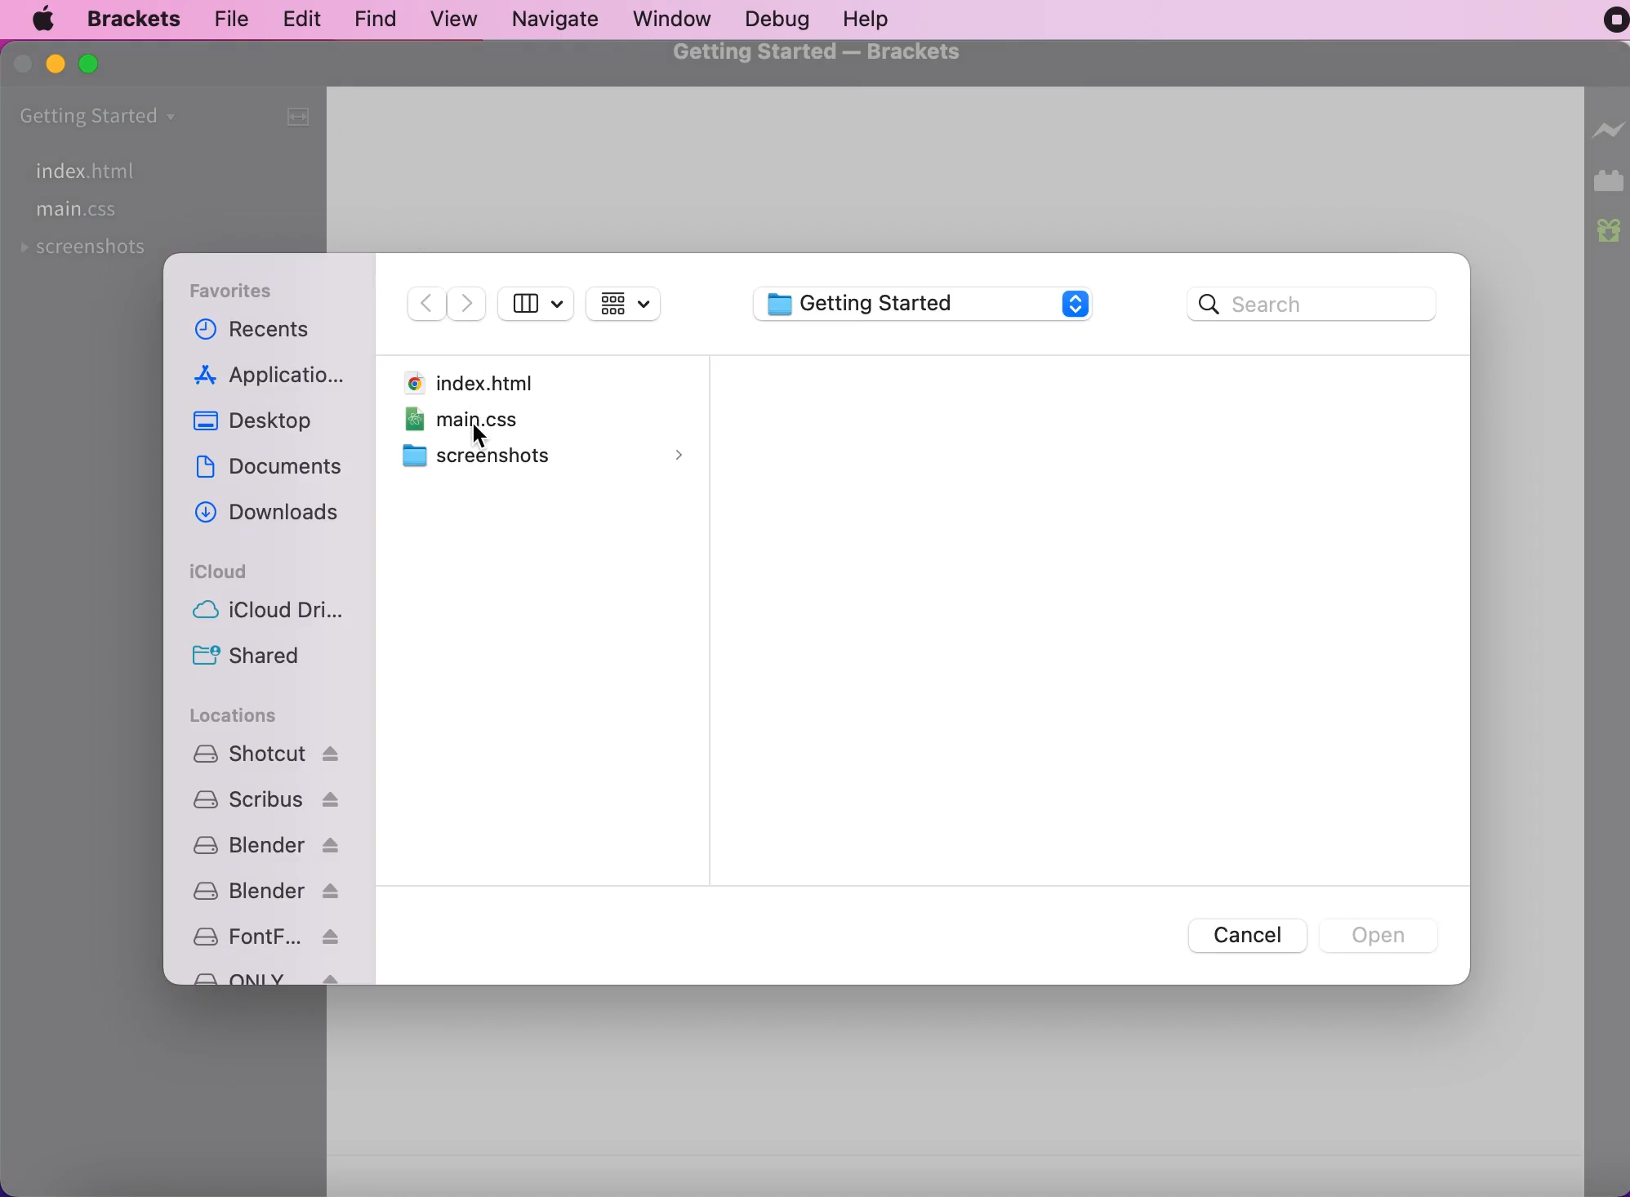 This screenshot has height=1197, width=1630. I want to click on index.html, so click(482, 380).